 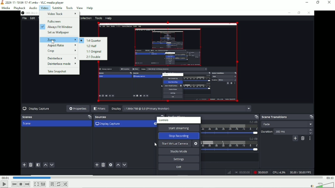 What do you see at coordinates (90, 8) in the screenshot?
I see `help` at bounding box center [90, 8].